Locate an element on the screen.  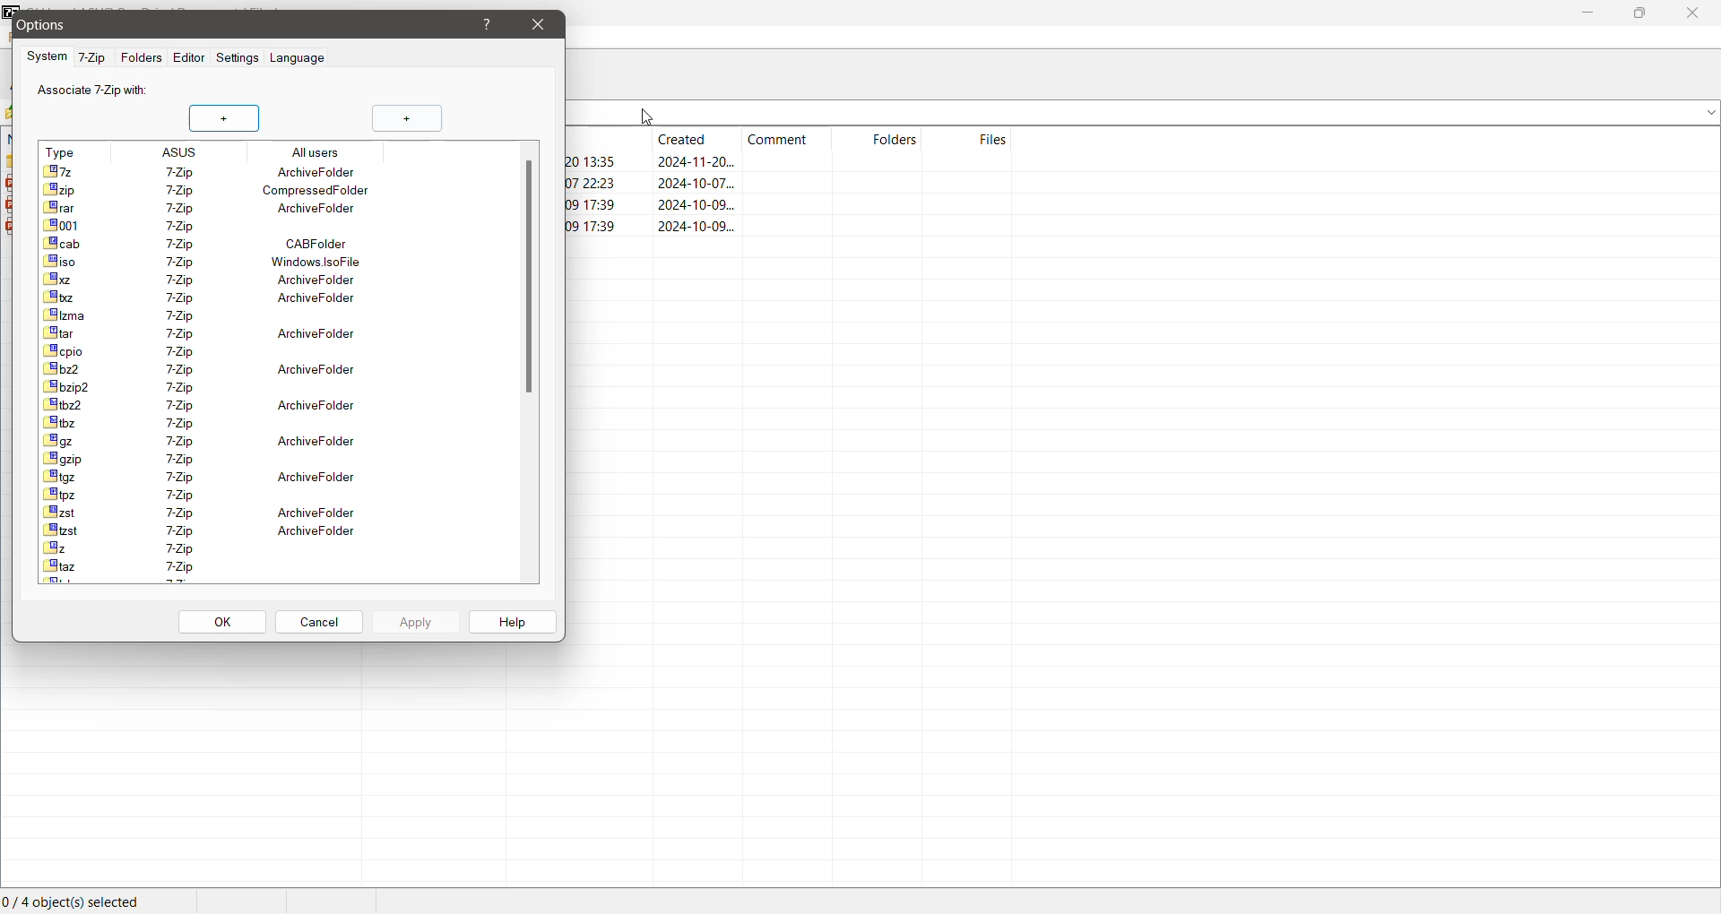
07 22:23 2024-10-07 is located at coordinates (651, 185).